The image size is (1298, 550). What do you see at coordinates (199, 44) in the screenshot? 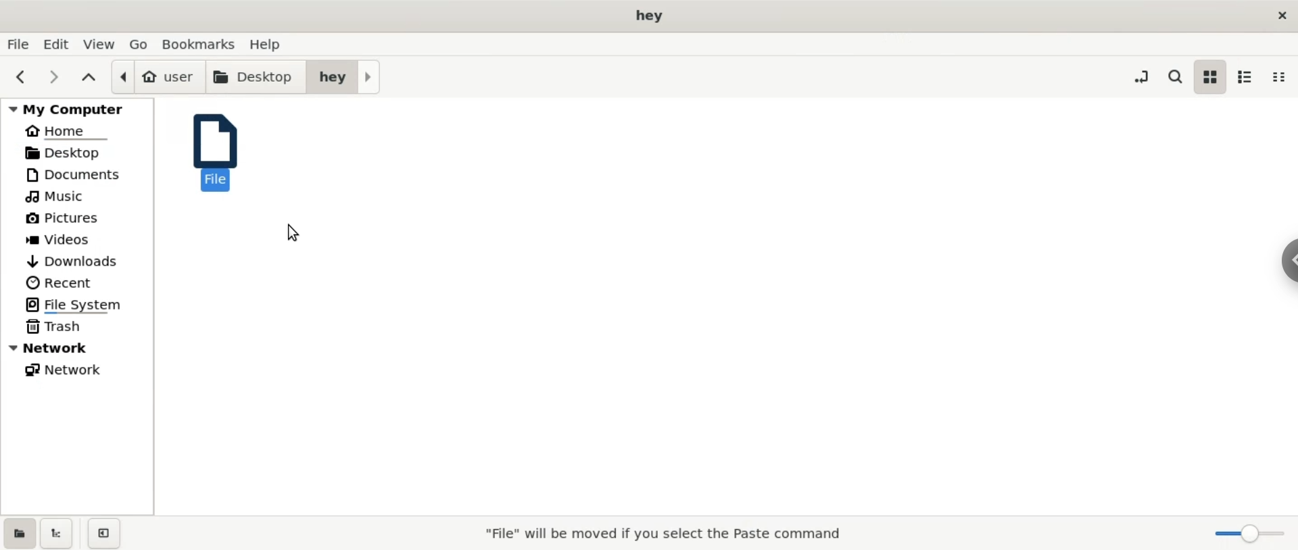
I see `bookmarks` at bounding box center [199, 44].